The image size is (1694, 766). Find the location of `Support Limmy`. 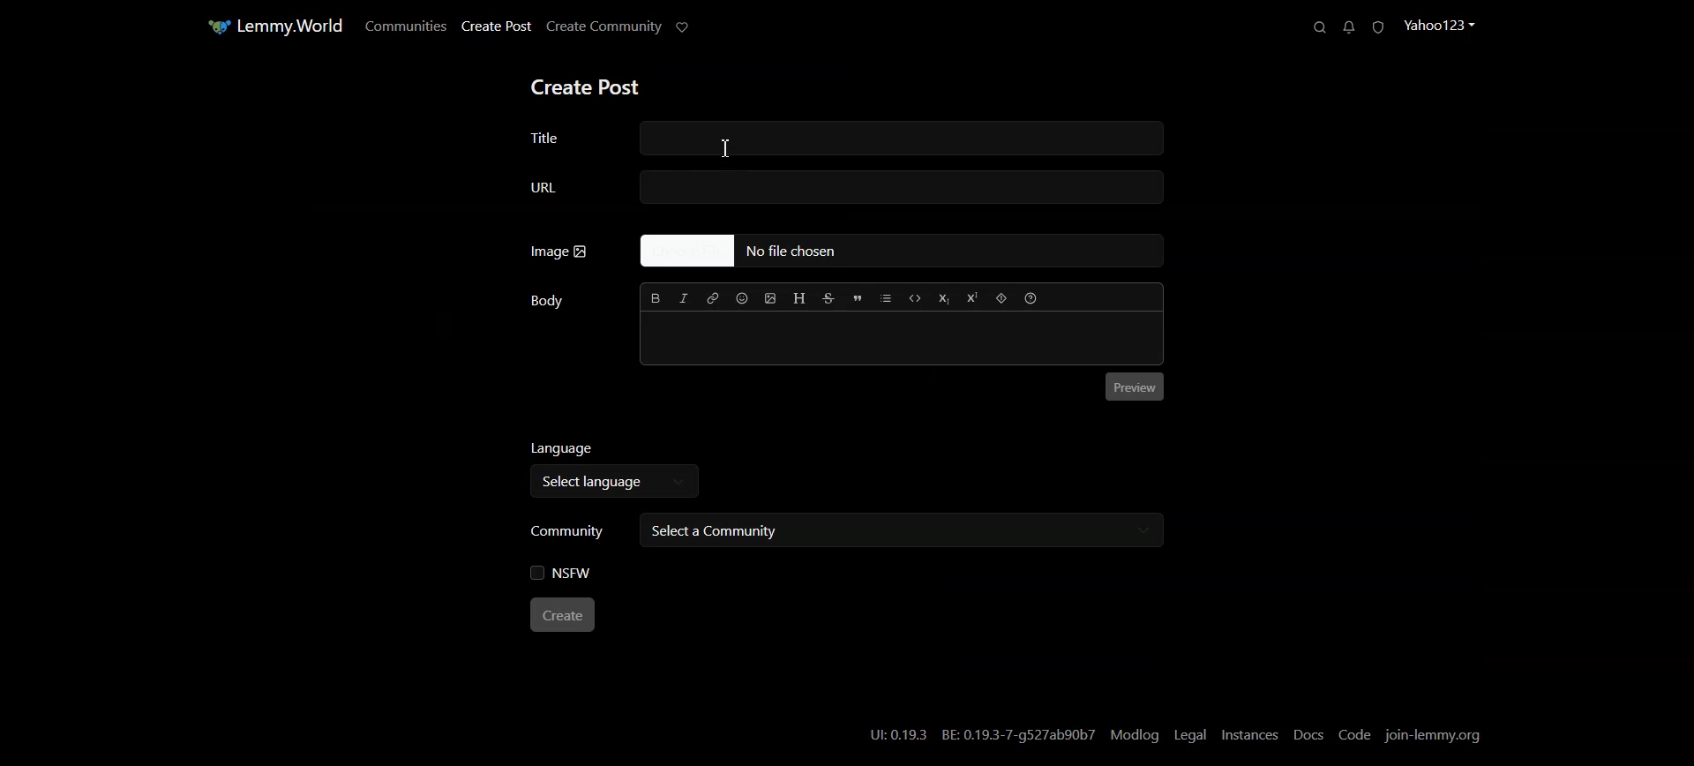

Support Limmy is located at coordinates (687, 28).